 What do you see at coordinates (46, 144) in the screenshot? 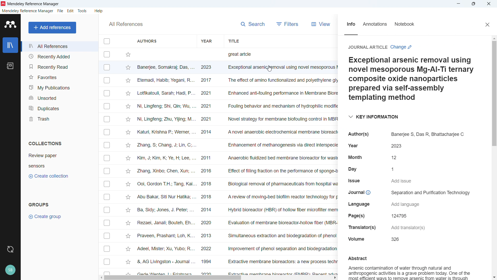
I see `Collections ` at bounding box center [46, 144].